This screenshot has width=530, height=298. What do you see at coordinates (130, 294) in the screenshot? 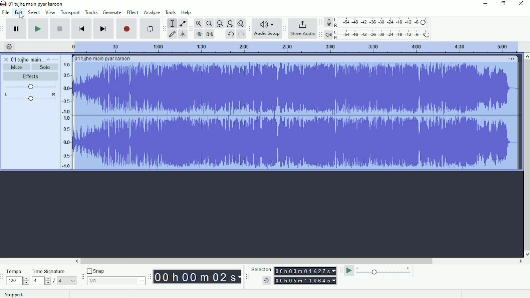
I see `Click and drag to select audio` at bounding box center [130, 294].